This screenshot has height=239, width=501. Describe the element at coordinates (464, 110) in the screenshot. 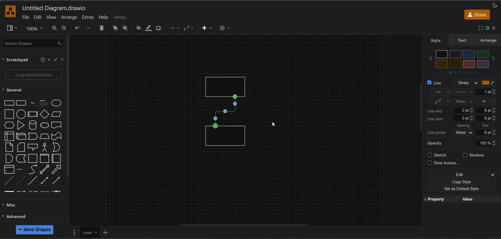

I see `0pt` at that location.